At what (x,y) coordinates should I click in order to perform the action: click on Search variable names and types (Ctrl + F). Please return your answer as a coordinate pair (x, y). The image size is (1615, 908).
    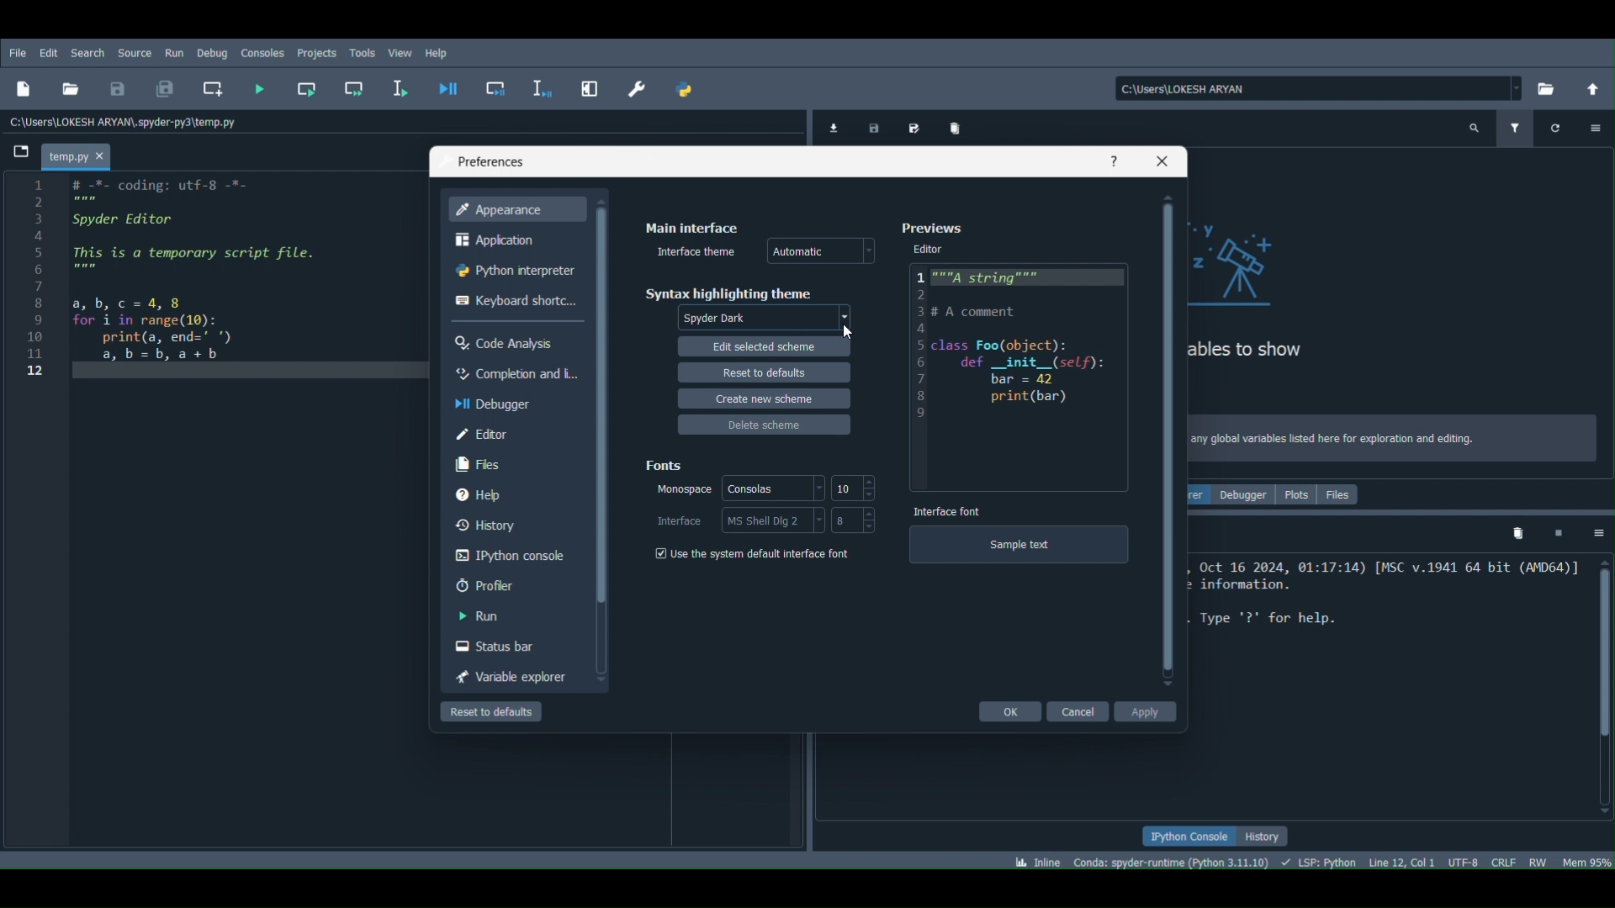
    Looking at the image, I should click on (1475, 127).